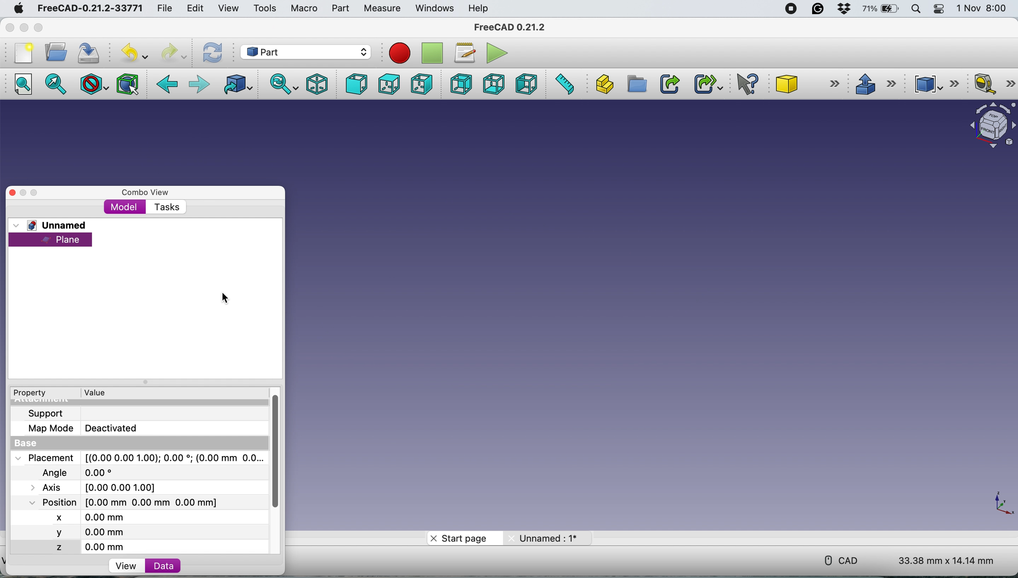 This screenshot has width=1018, height=578. Describe the element at coordinates (127, 503) in the screenshot. I see `Position [0.00 mm 0.00 mm 0.00 mm]` at that location.